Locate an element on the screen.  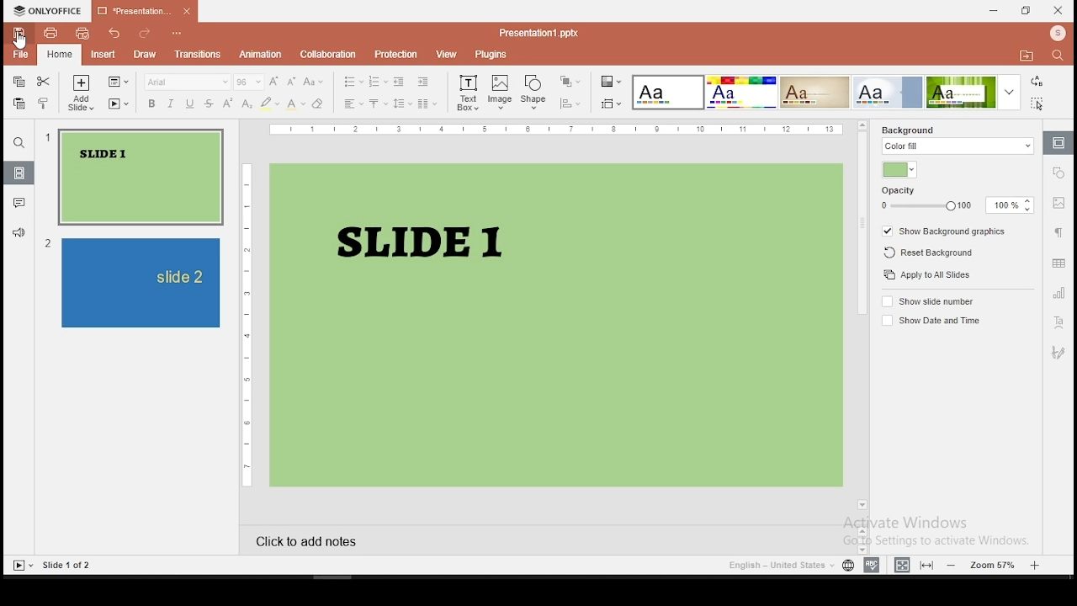
copy is located at coordinates (19, 80).